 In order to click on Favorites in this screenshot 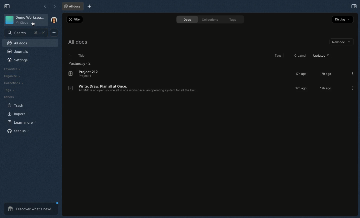, I will do `click(13, 68)`.